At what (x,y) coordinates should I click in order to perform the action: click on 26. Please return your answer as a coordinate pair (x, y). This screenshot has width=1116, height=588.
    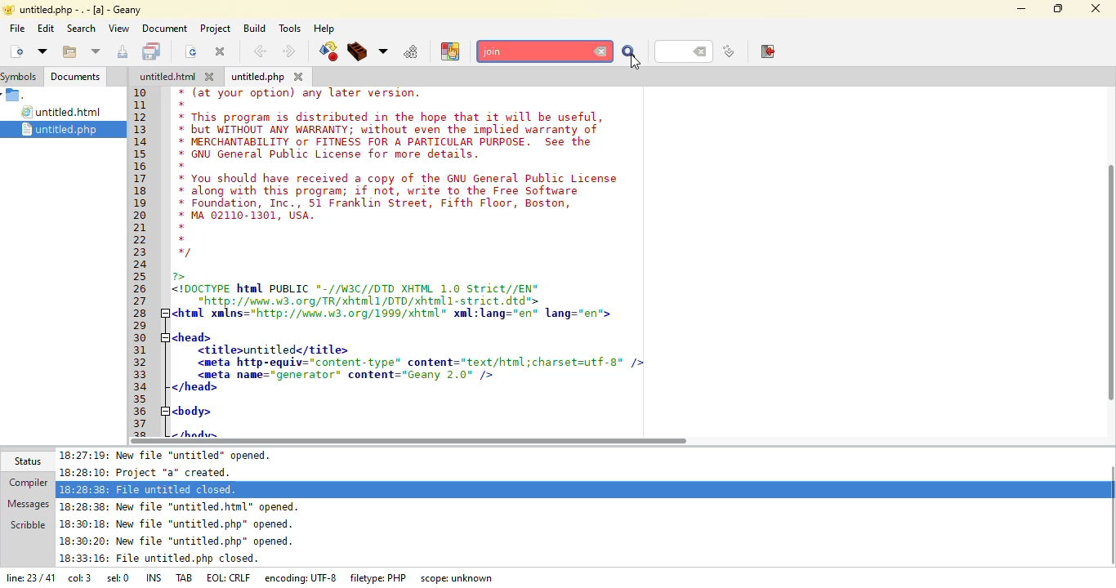
    Looking at the image, I should click on (141, 289).